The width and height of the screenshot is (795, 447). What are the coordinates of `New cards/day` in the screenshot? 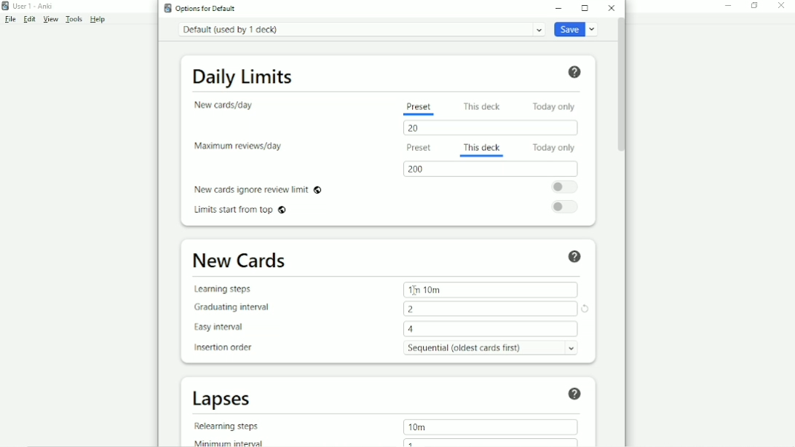 It's located at (224, 105).